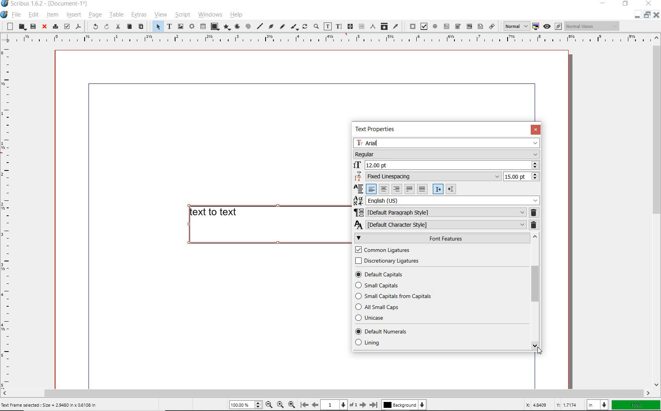 This screenshot has width=661, height=411. I want to click on Close, so click(655, 16).